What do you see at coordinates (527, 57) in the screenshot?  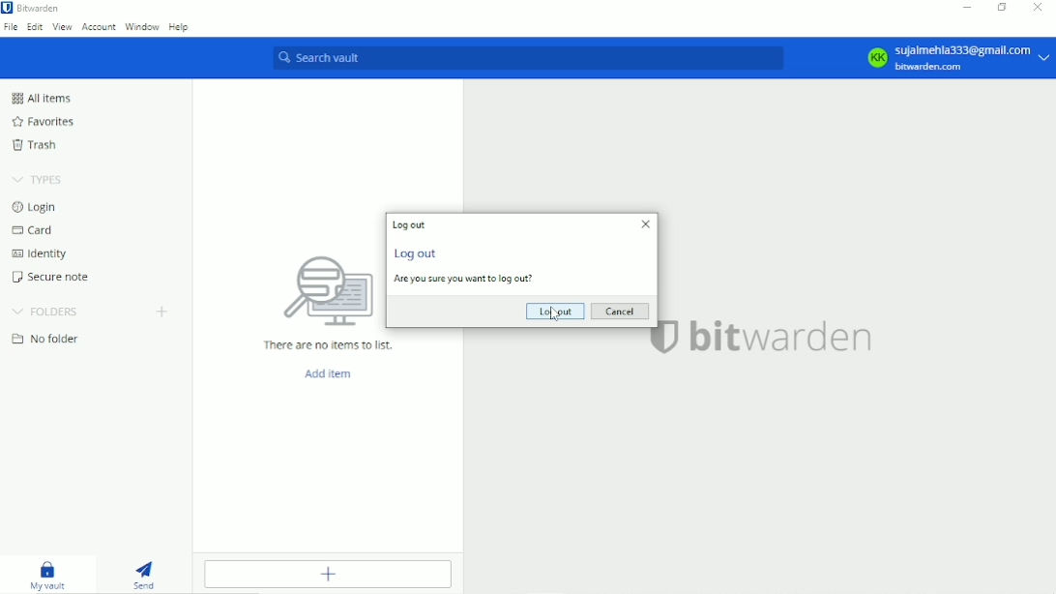 I see `Search vault` at bounding box center [527, 57].